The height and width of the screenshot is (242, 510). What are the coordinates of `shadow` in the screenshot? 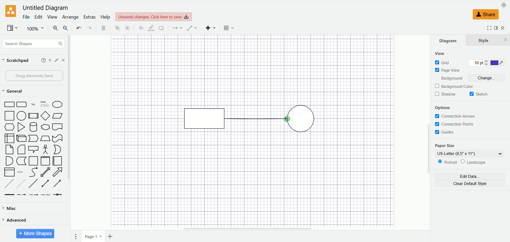 It's located at (446, 94).